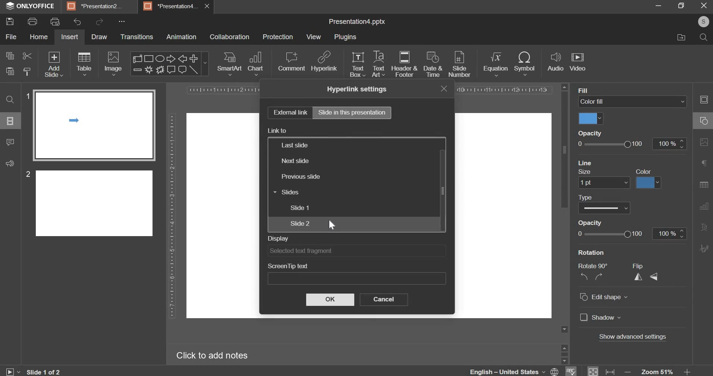 This screenshot has width=713, height=376. What do you see at coordinates (565, 145) in the screenshot?
I see `|scroll bar` at bounding box center [565, 145].